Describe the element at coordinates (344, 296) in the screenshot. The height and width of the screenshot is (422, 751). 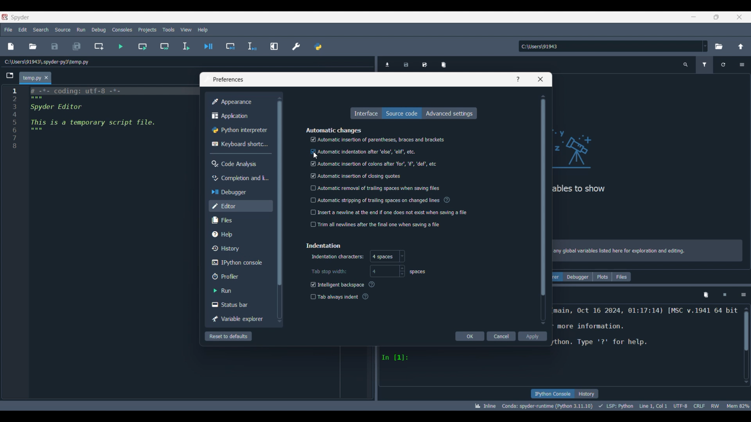
I see `Tab always indent (?)` at that location.